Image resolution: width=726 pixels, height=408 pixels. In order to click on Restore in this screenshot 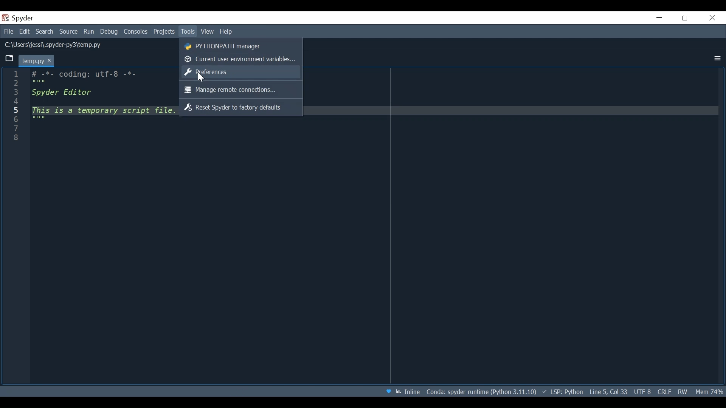, I will do `click(686, 18)`.